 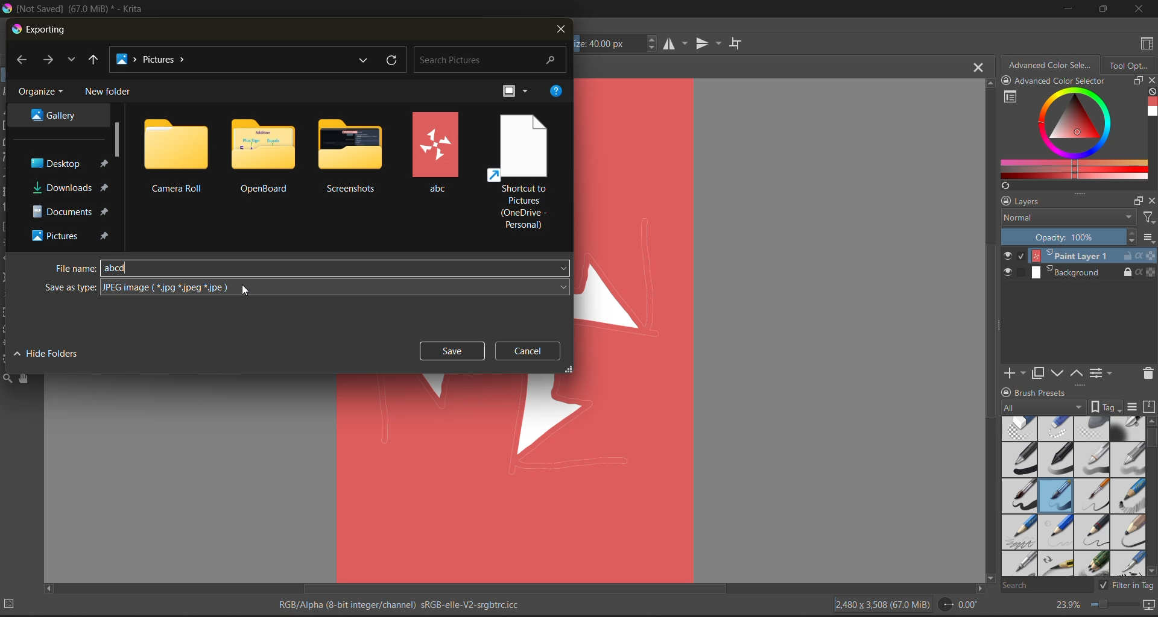 I want to click on advanced color selector, so click(x=1052, y=67).